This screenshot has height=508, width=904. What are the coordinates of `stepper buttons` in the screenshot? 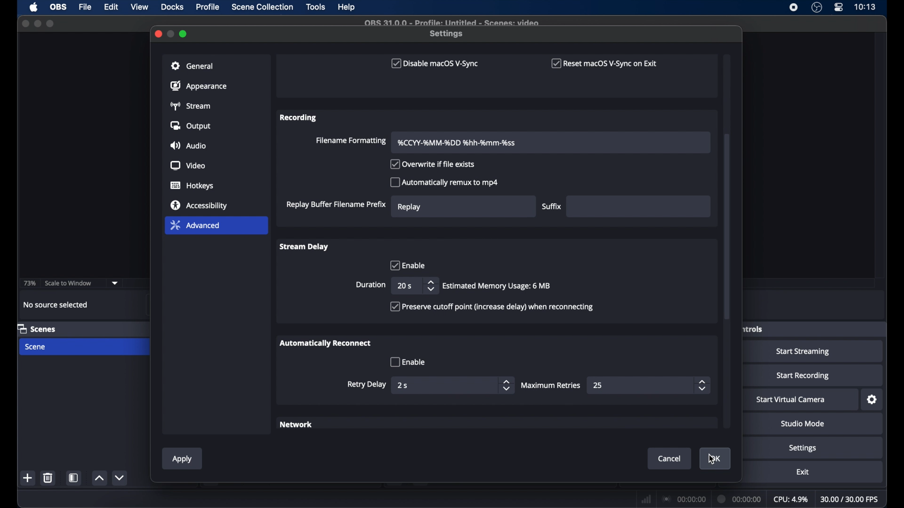 It's located at (430, 286).